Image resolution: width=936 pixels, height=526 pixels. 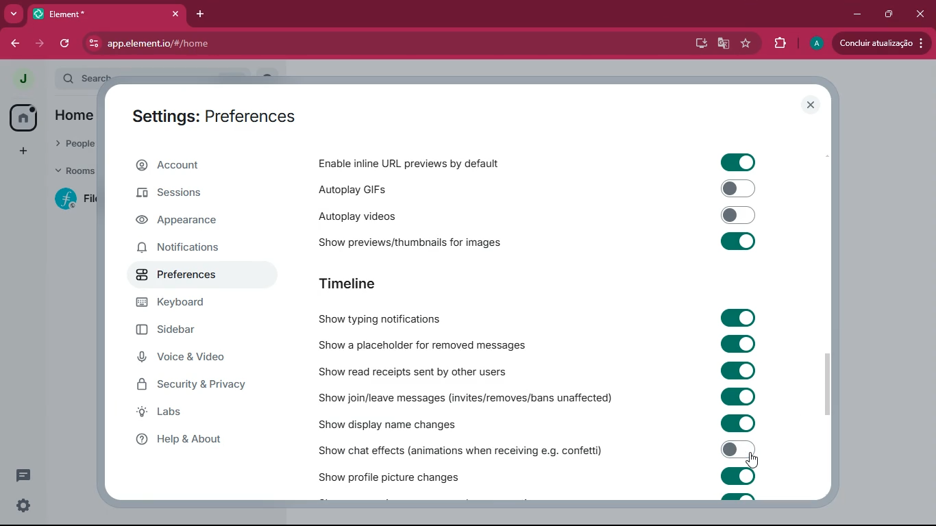 What do you see at coordinates (234, 42) in the screenshot?
I see `app.element.io/#/home` at bounding box center [234, 42].